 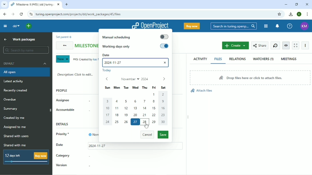 What do you see at coordinates (13, 15) in the screenshot?
I see `Forward` at bounding box center [13, 15].